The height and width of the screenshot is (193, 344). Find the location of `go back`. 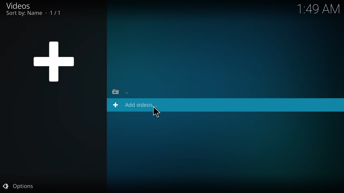

go back is located at coordinates (121, 91).